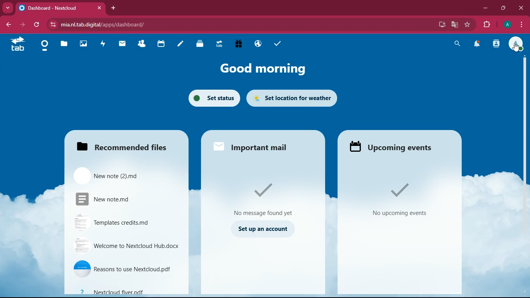 The height and width of the screenshot is (298, 530). Describe the element at coordinates (45, 47) in the screenshot. I see `home` at that location.